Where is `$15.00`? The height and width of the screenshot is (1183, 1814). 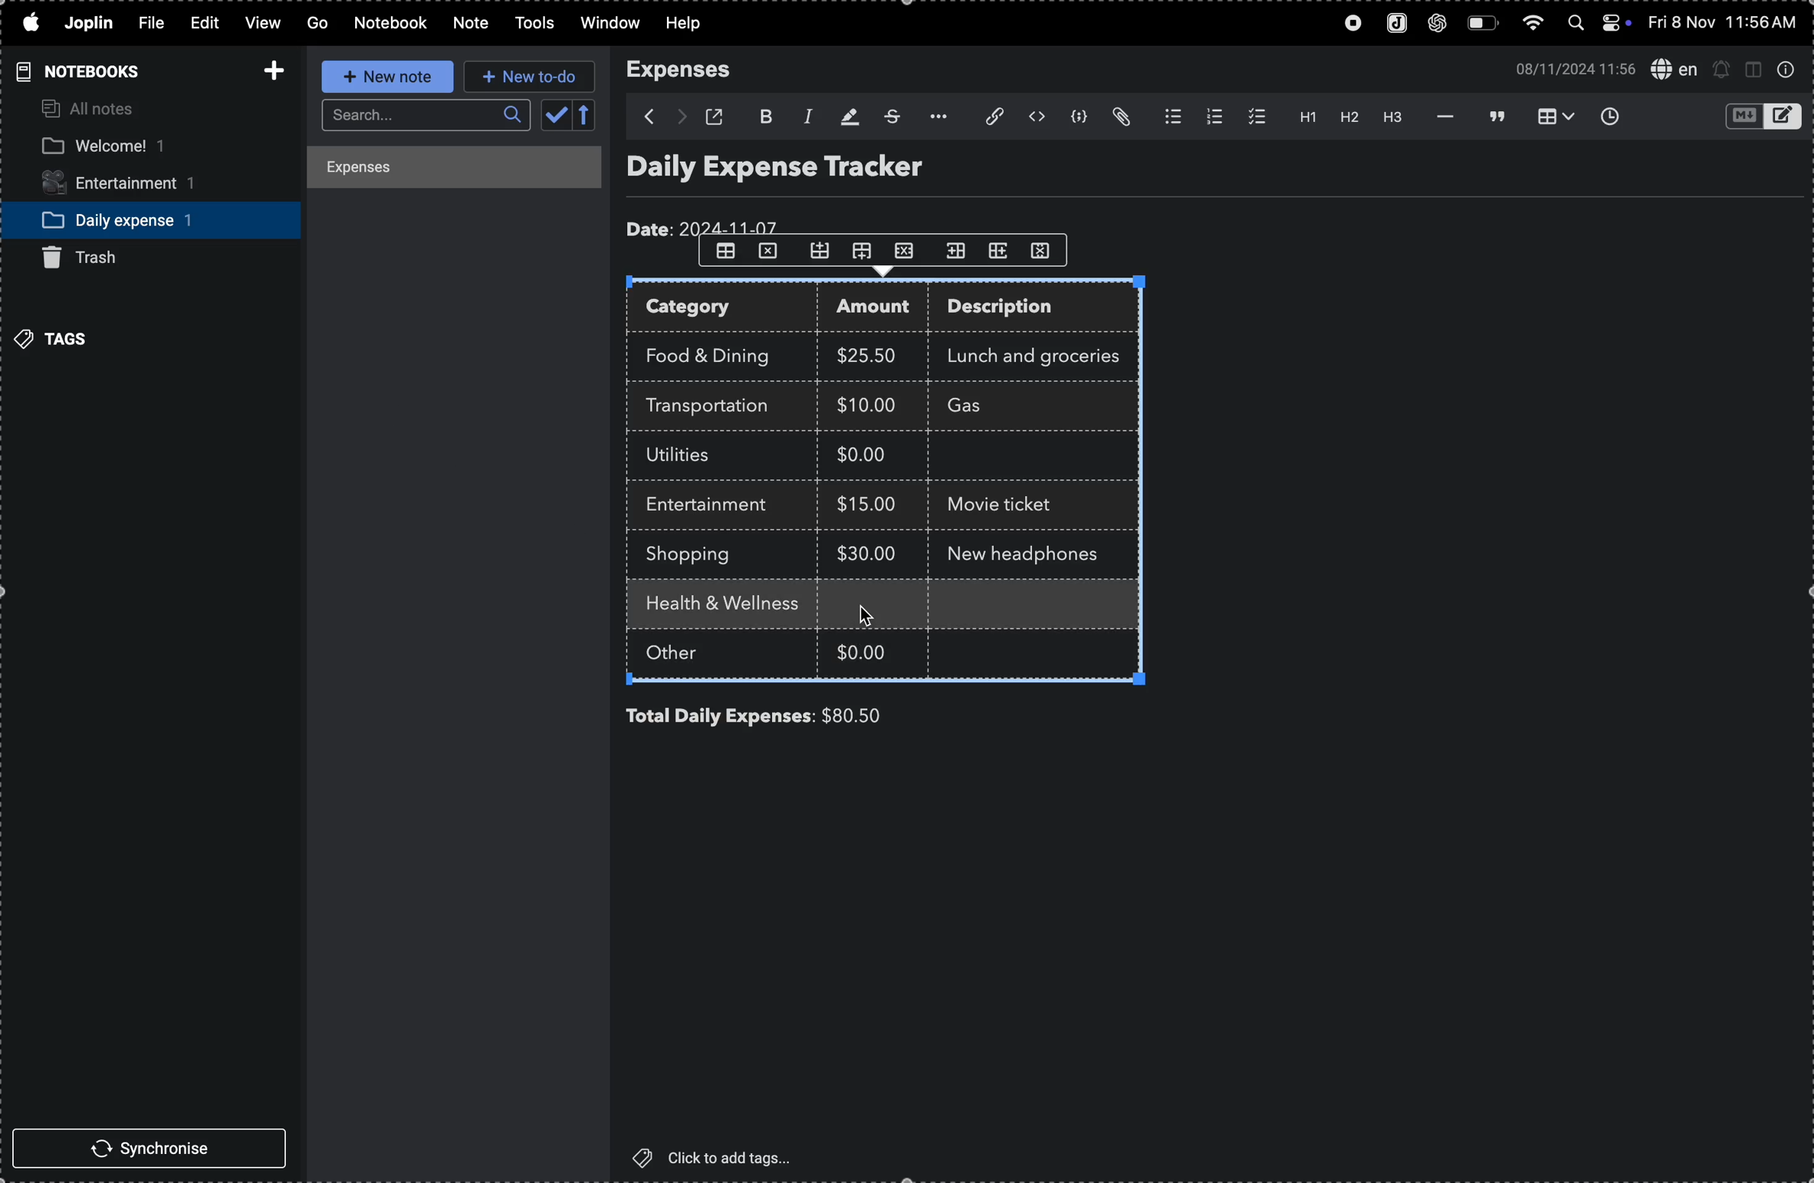 $15.00 is located at coordinates (867, 503).